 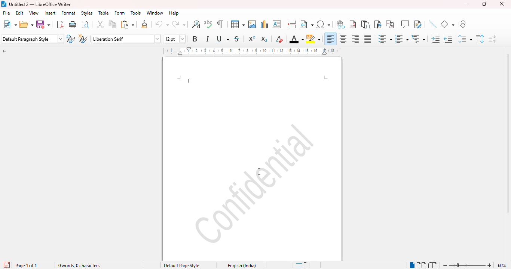 What do you see at coordinates (182, 265) in the screenshot?
I see `default page style` at bounding box center [182, 265].